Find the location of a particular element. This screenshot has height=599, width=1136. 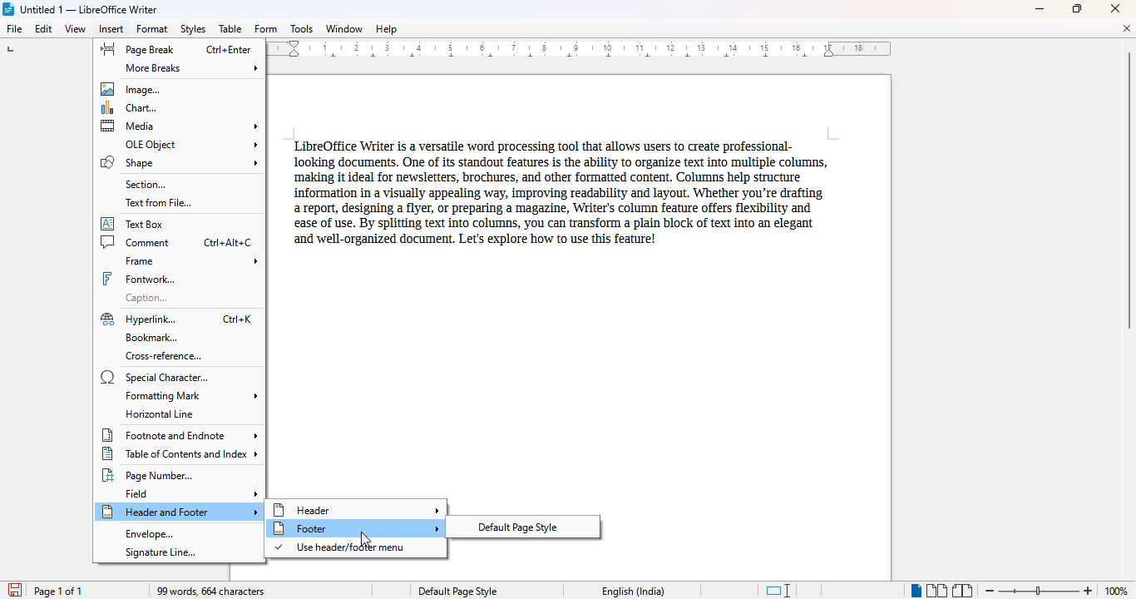

zoomout is located at coordinates (989, 589).